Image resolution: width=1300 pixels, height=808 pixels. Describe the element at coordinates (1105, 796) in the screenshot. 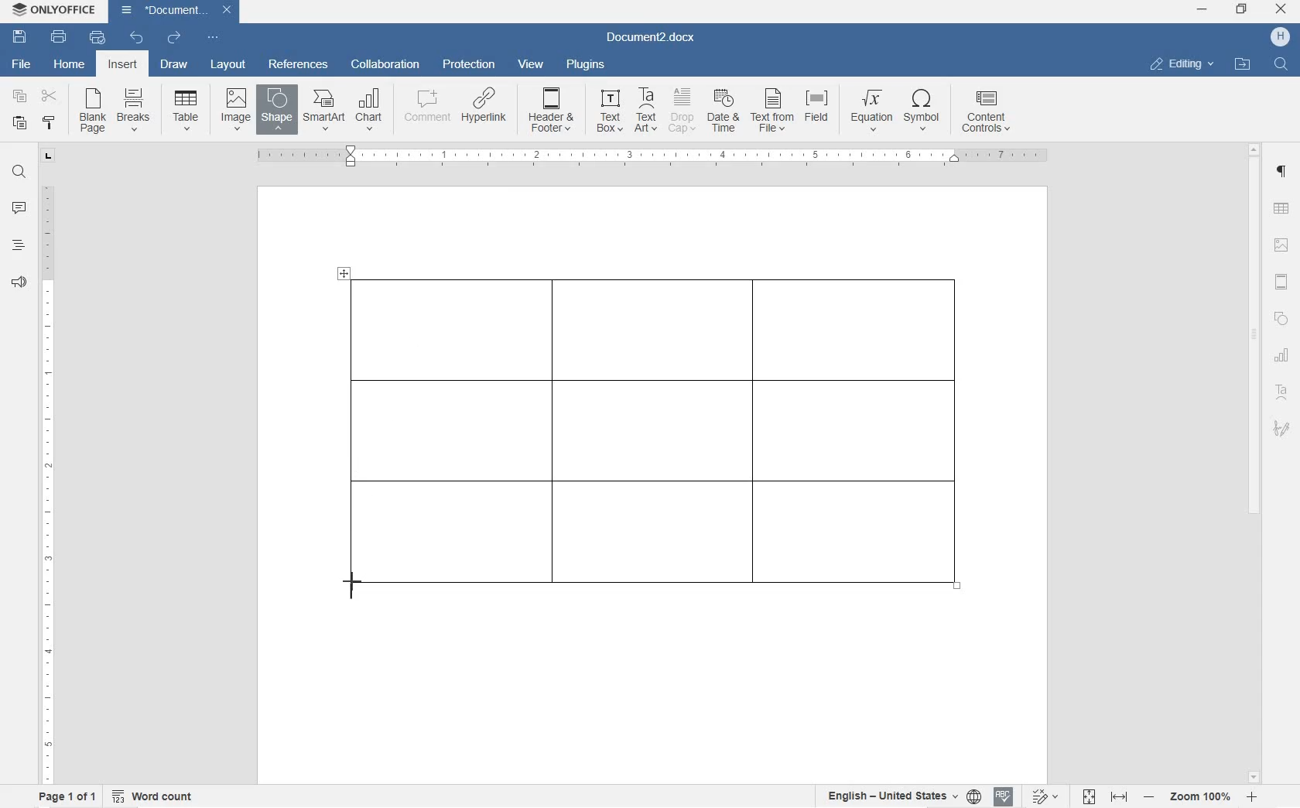

I see `fit to page or width` at that location.